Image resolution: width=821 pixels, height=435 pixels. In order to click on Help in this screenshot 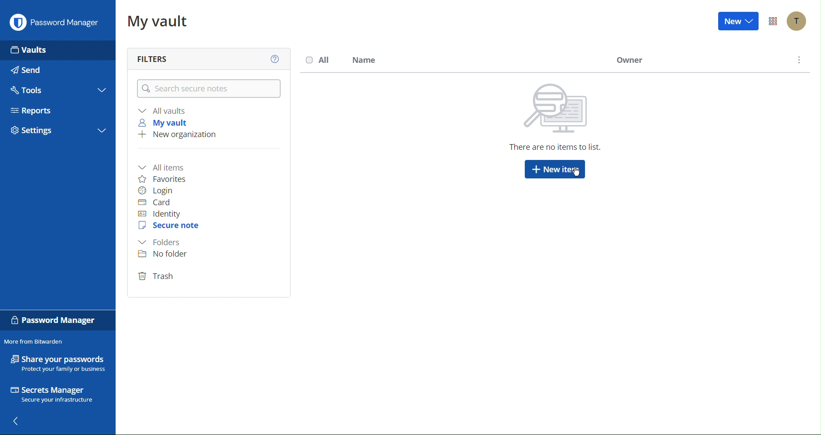, I will do `click(275, 59)`.